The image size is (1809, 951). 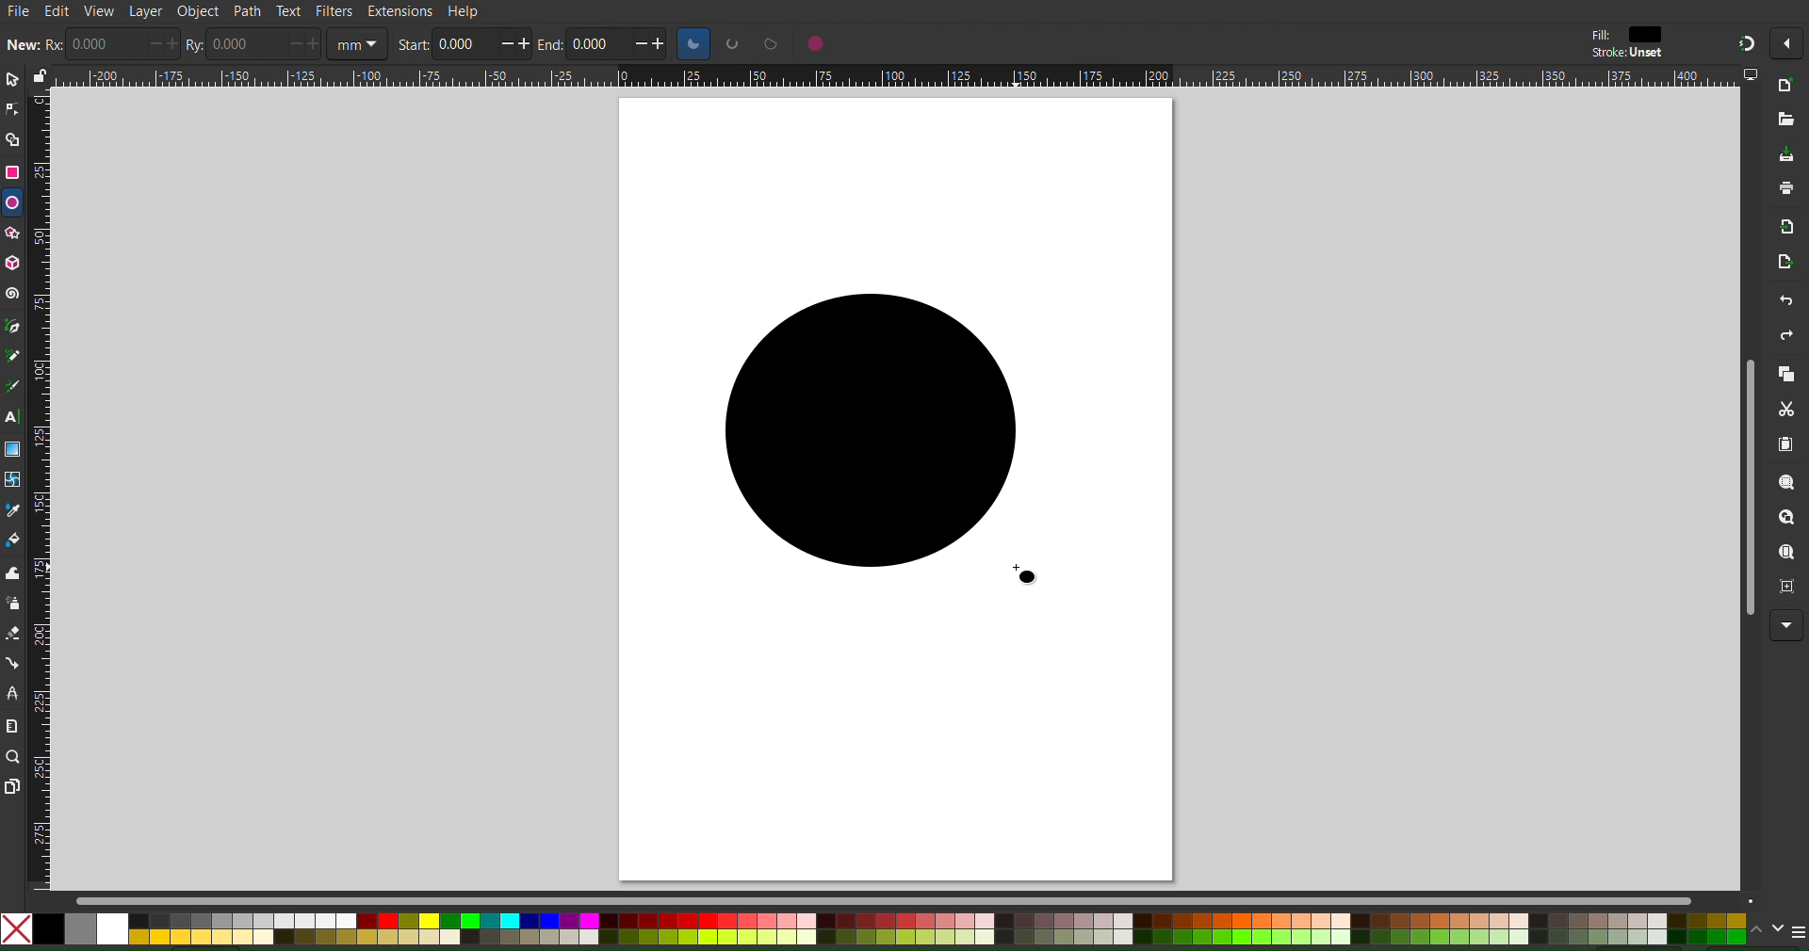 I want to click on Undo, so click(x=1785, y=298).